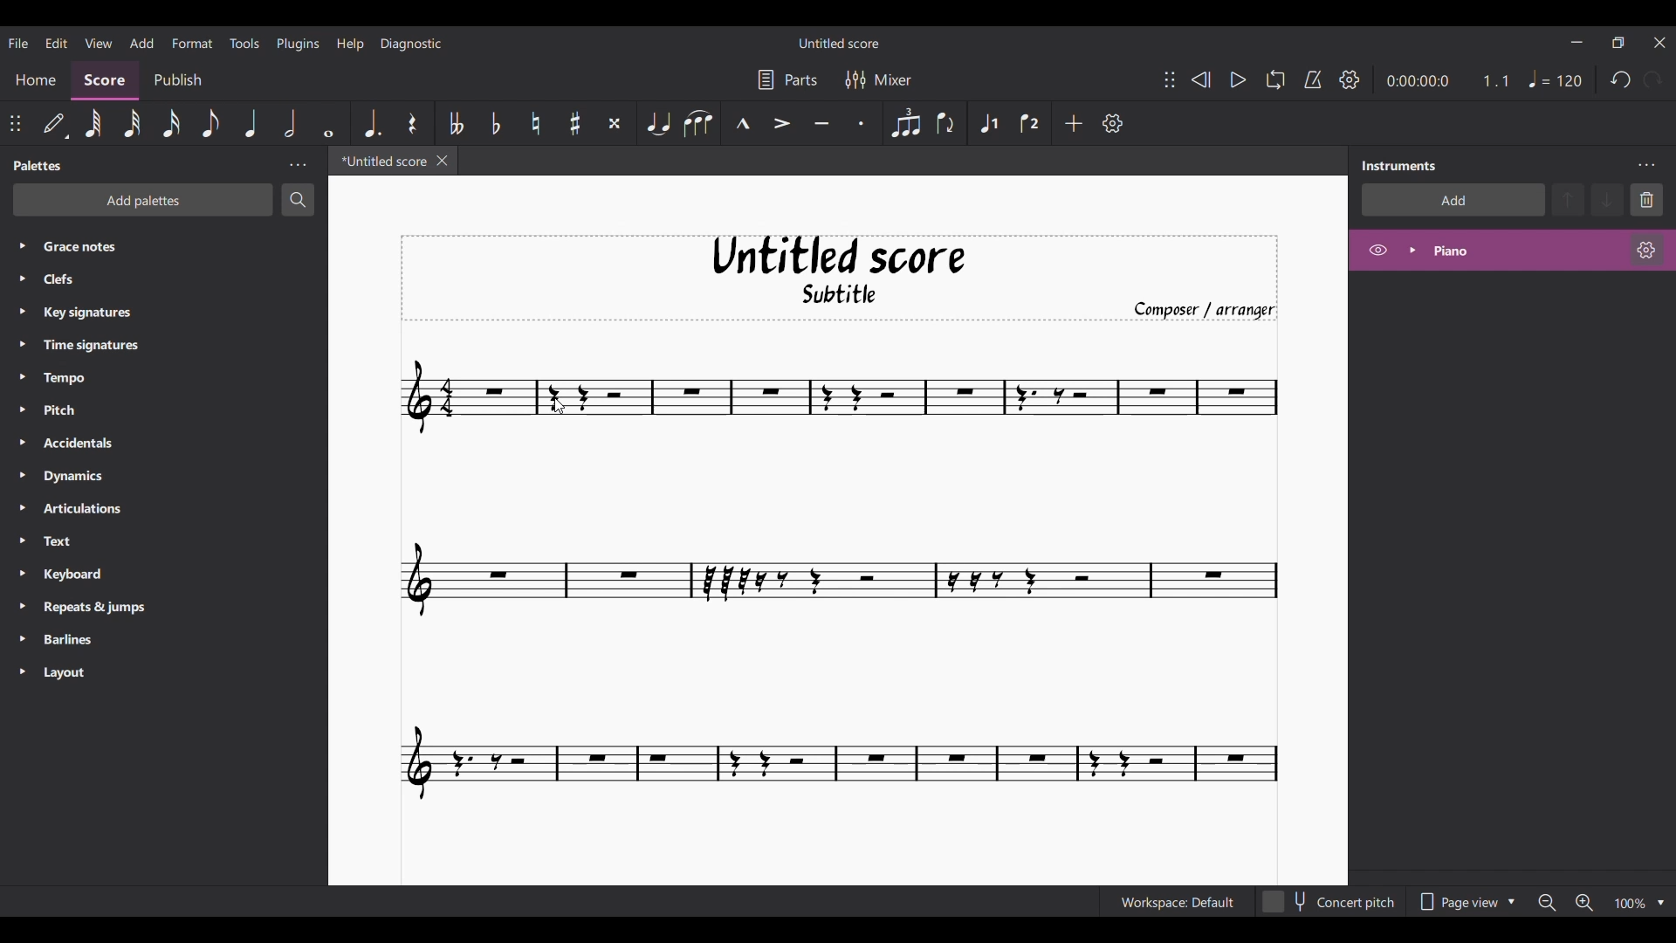 The image size is (1676, 943). I want to click on Current tab, so click(381, 161).